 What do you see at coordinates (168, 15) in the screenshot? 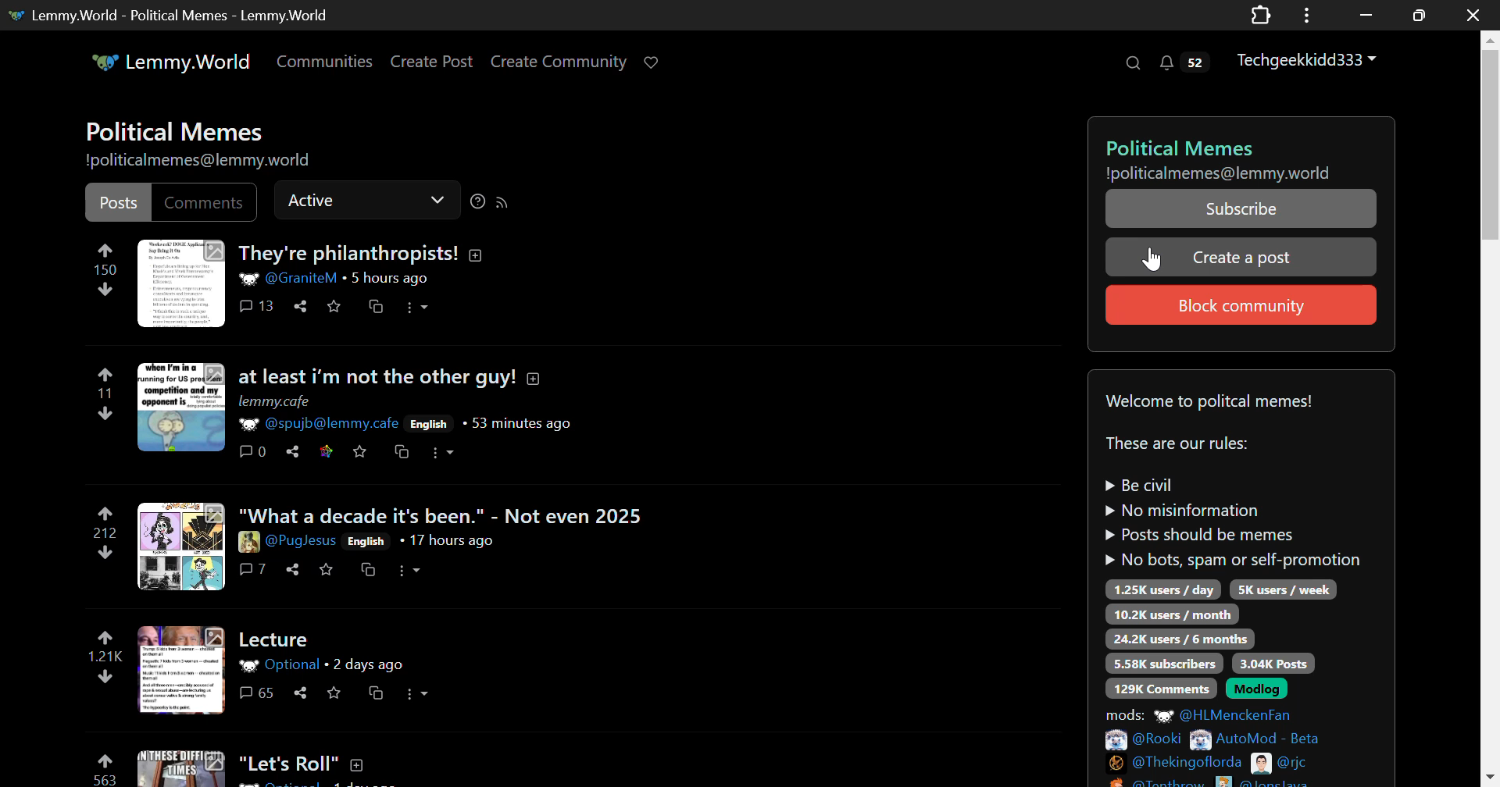
I see `Lemmy.World - Political Memes - Lemmy.World` at bounding box center [168, 15].